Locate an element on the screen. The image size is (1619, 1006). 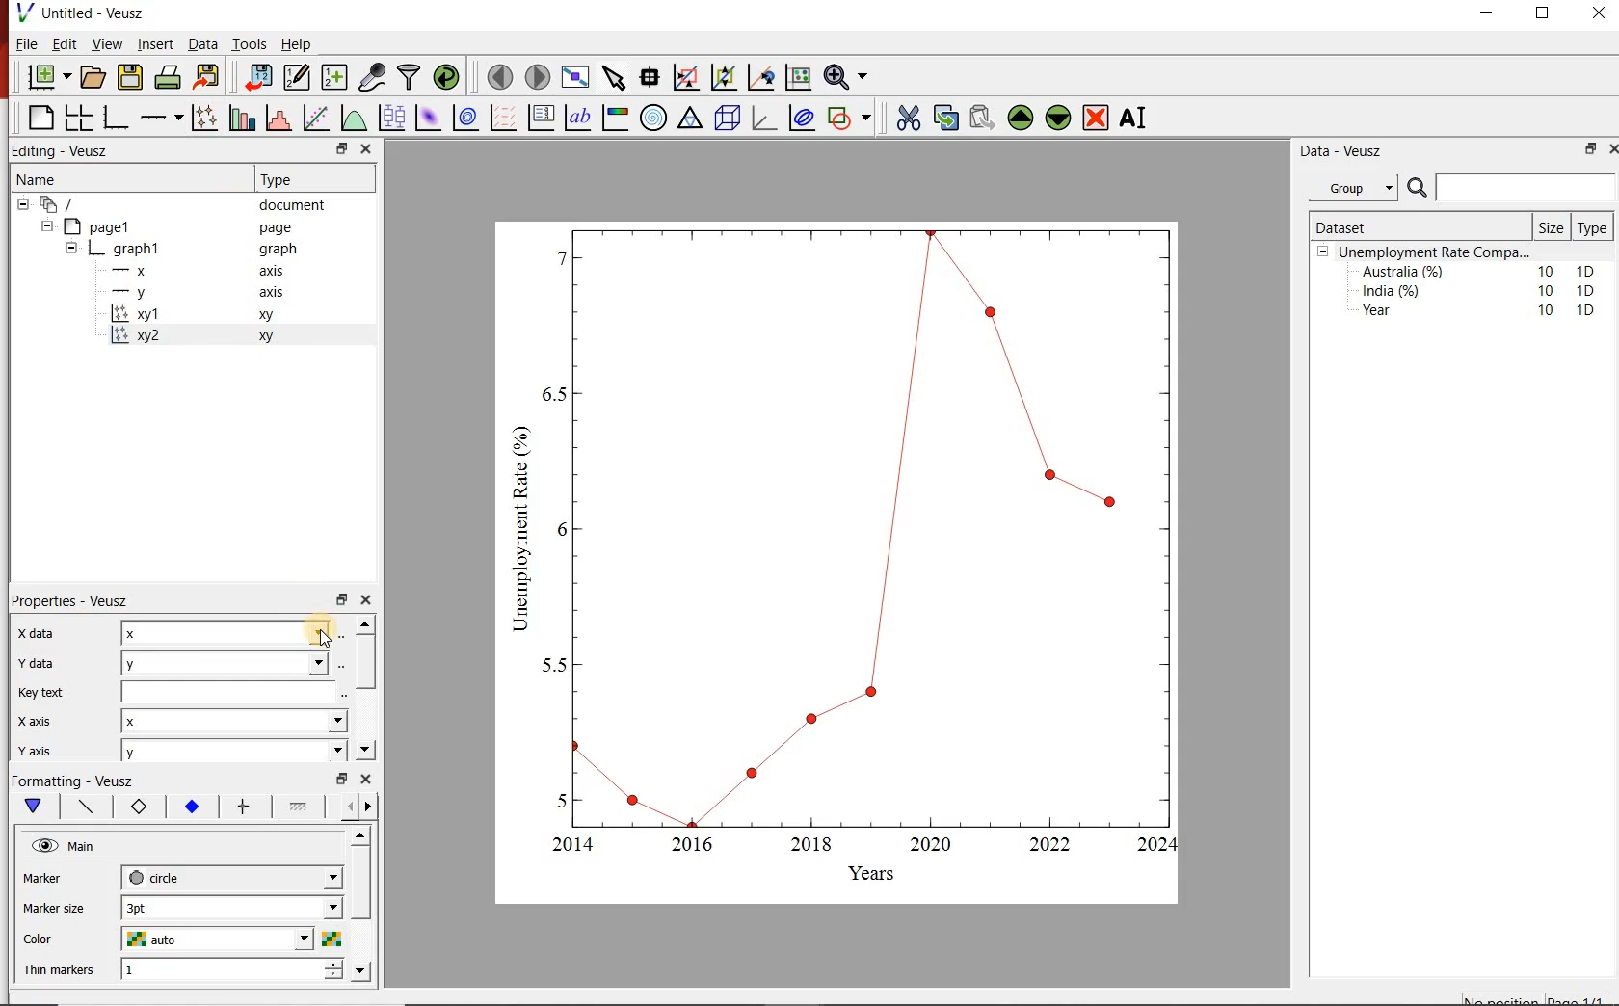
marker border is located at coordinates (138, 807).